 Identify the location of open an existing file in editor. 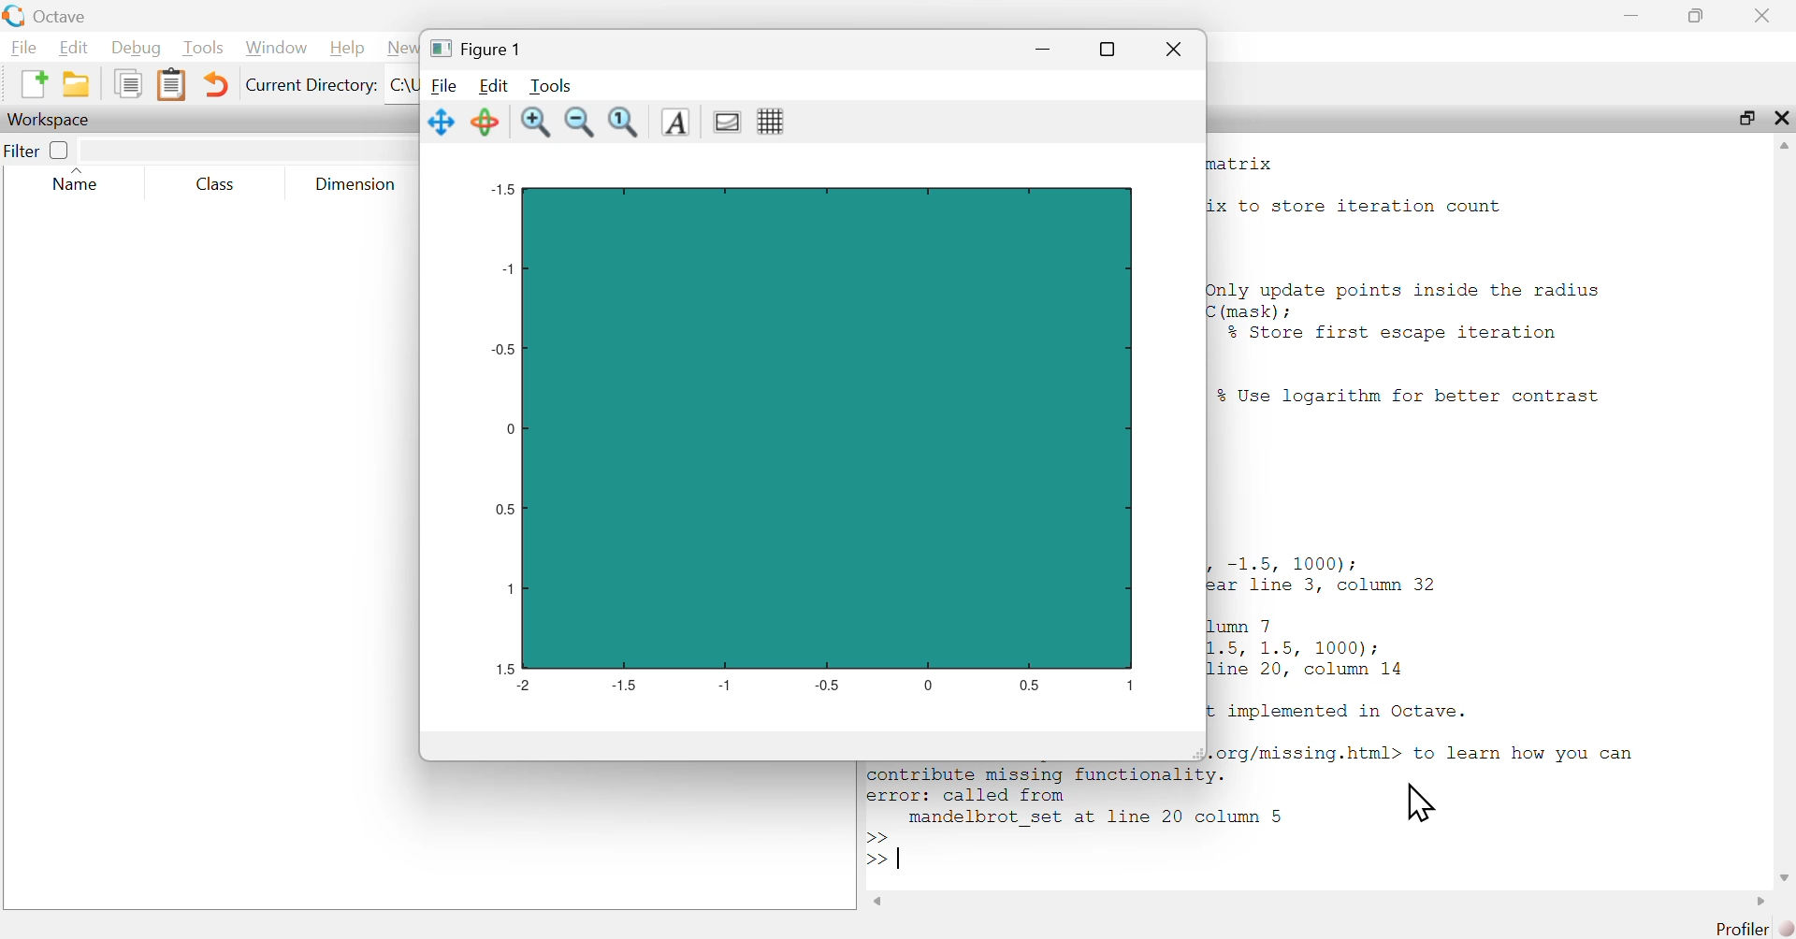
(76, 86).